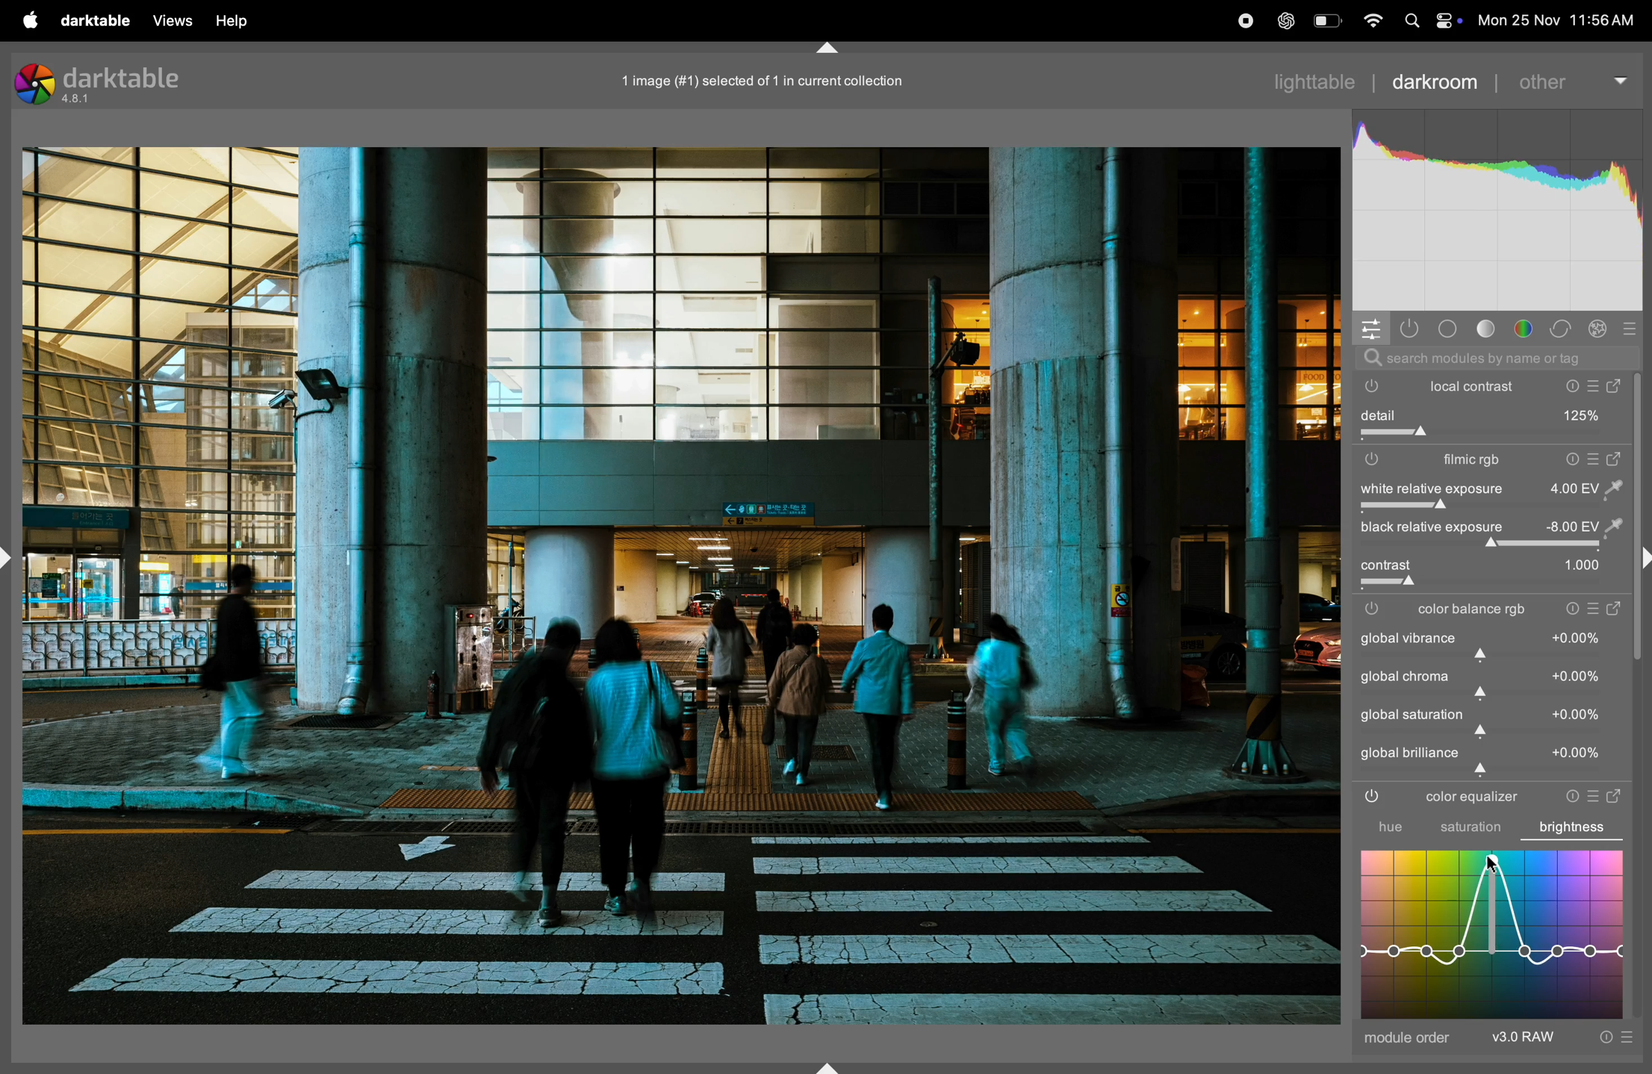  Describe the element at coordinates (1569, 459) in the screenshot. I see `reset parameters` at that location.